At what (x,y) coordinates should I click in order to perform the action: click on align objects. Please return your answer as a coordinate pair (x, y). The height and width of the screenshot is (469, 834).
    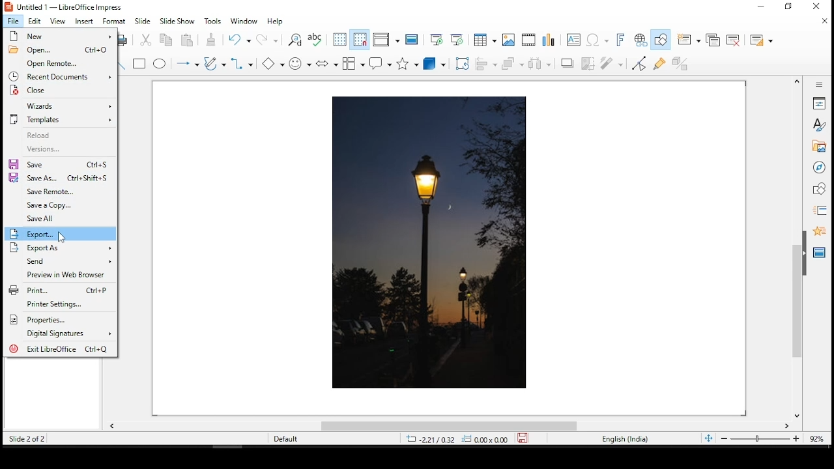
    Looking at the image, I should click on (486, 64).